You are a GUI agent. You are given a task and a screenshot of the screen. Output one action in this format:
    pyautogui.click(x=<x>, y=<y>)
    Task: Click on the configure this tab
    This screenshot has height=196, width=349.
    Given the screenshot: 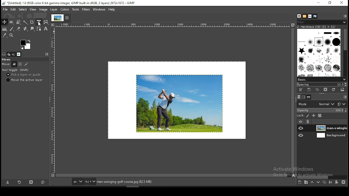 What is the action you would take?
    pyautogui.click(x=345, y=16)
    